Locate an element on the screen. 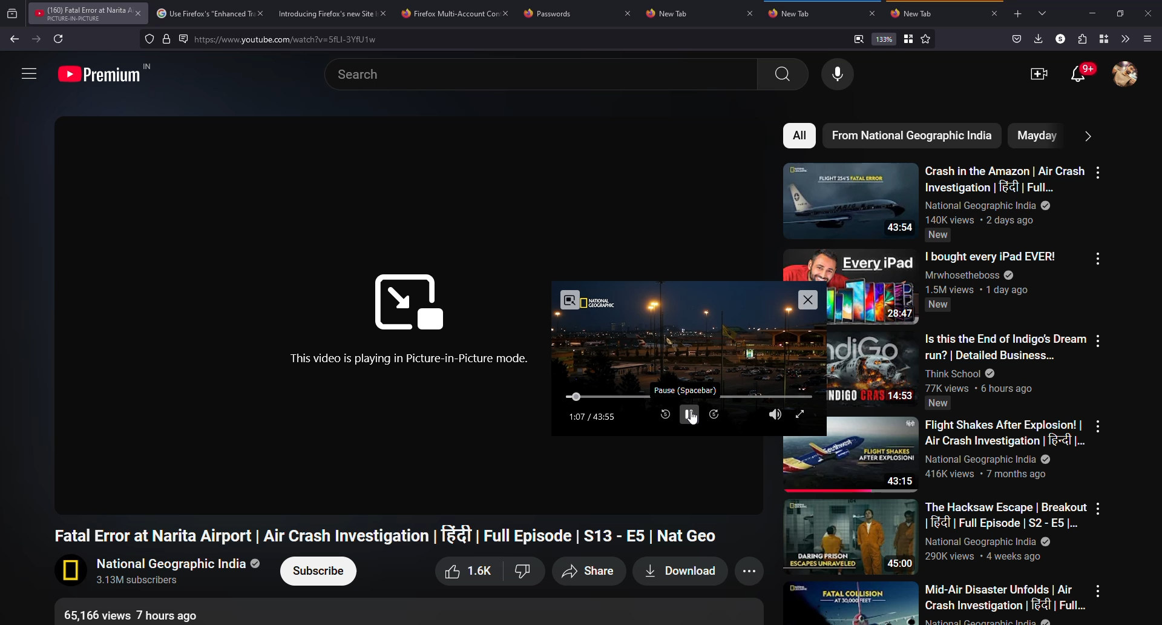 The image size is (1162, 625). close is located at coordinates (628, 13).